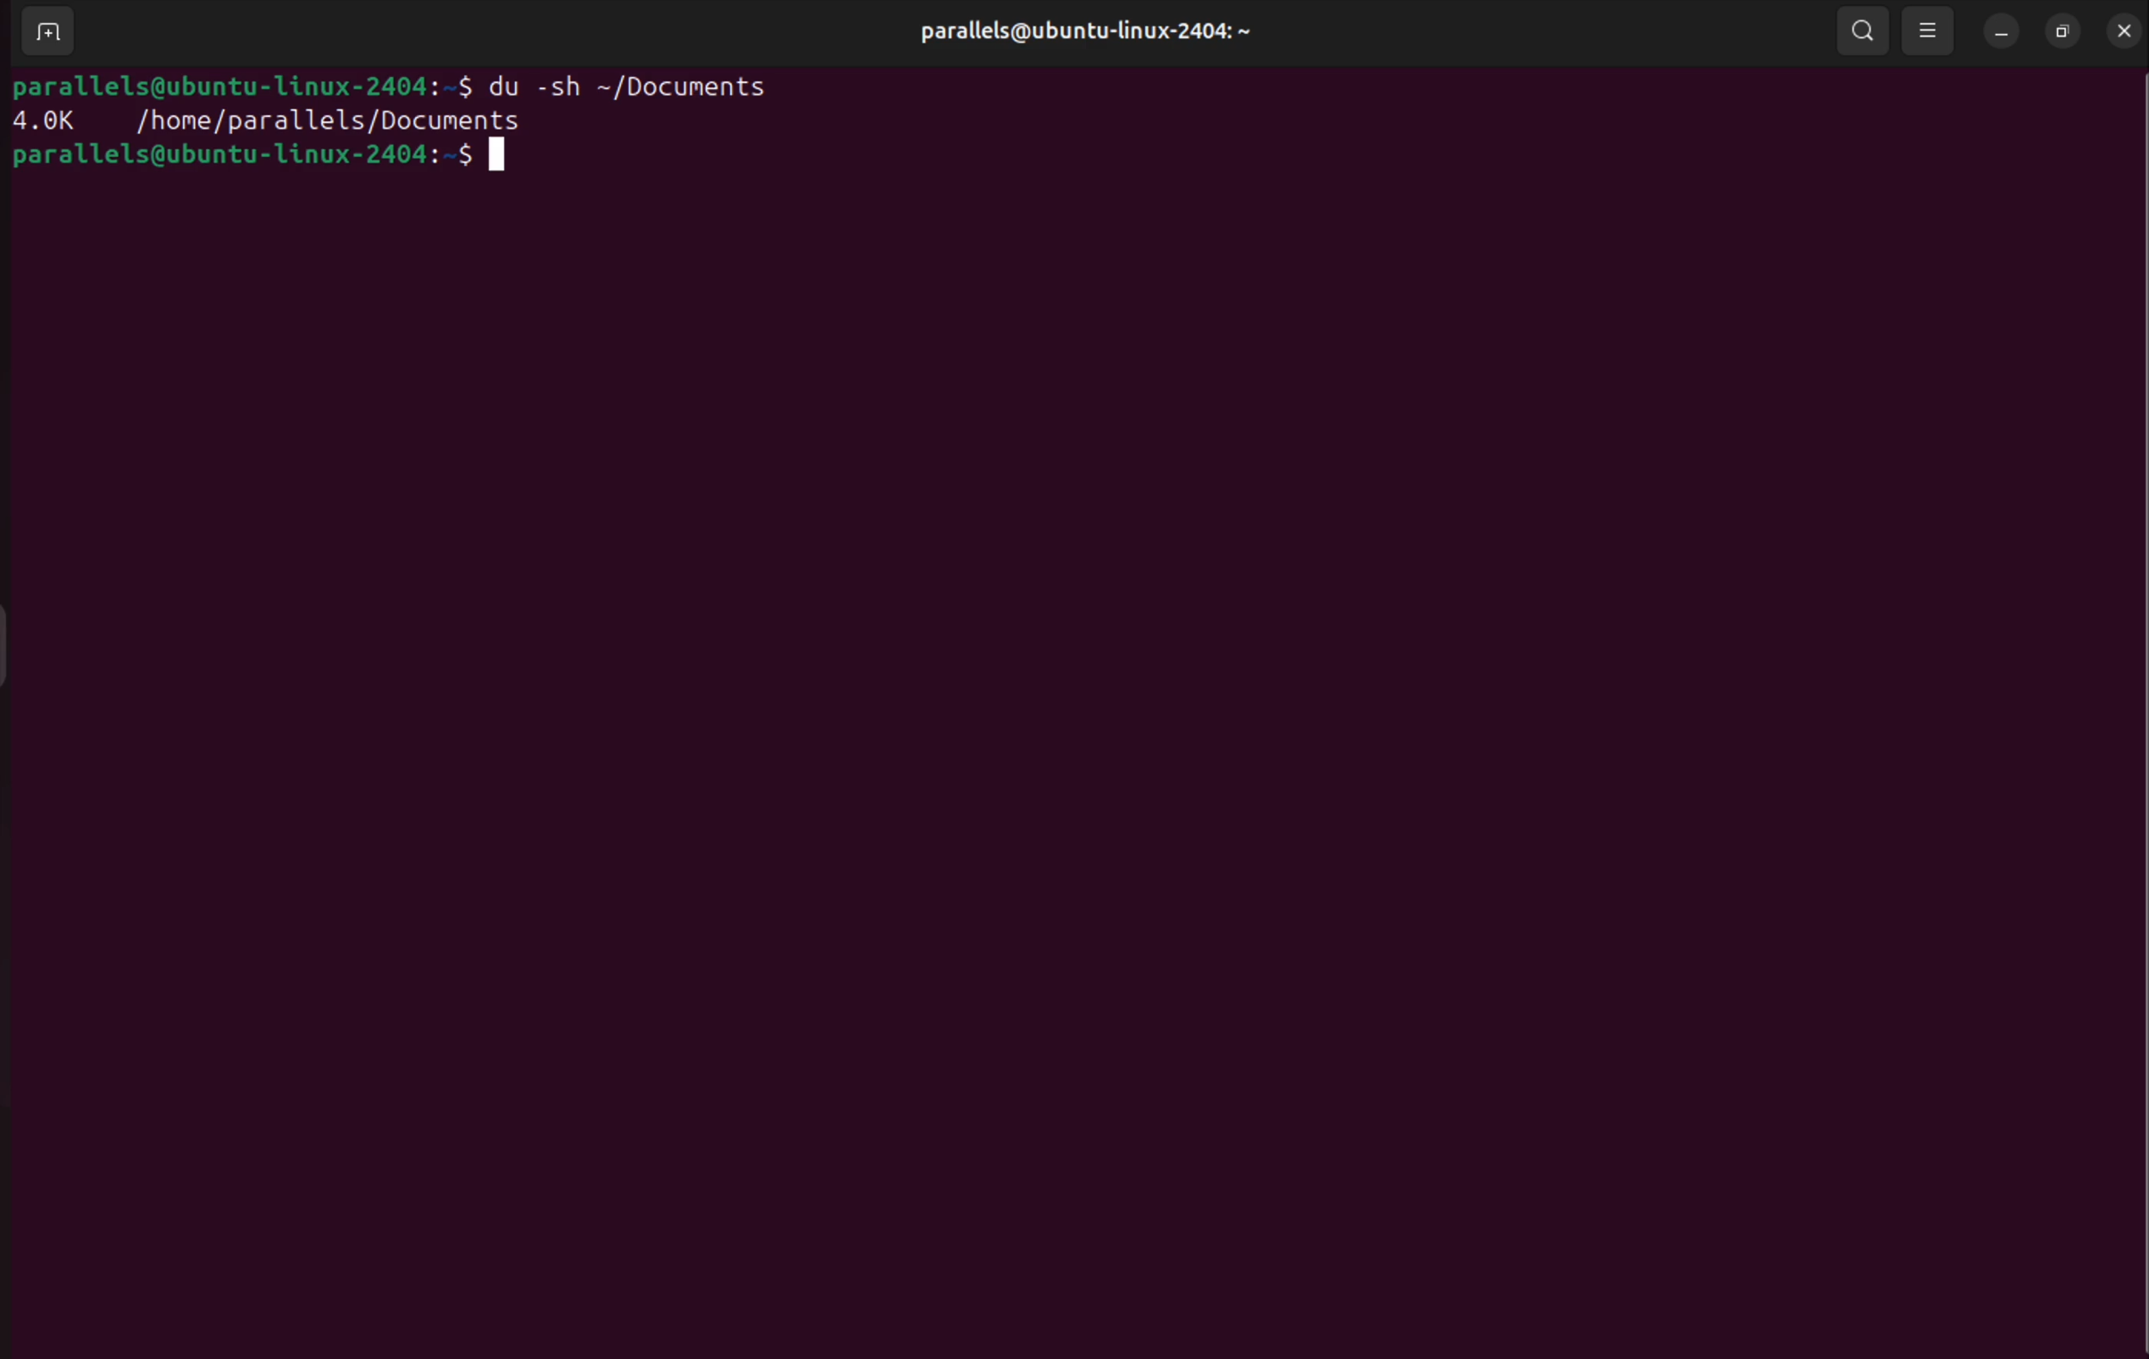 The image size is (2149, 1359). I want to click on add terminal, so click(47, 32).